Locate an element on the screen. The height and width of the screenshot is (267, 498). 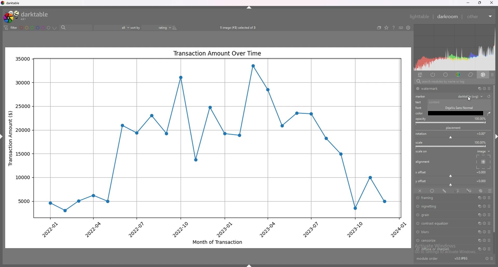
marker is located at coordinates (421, 97).